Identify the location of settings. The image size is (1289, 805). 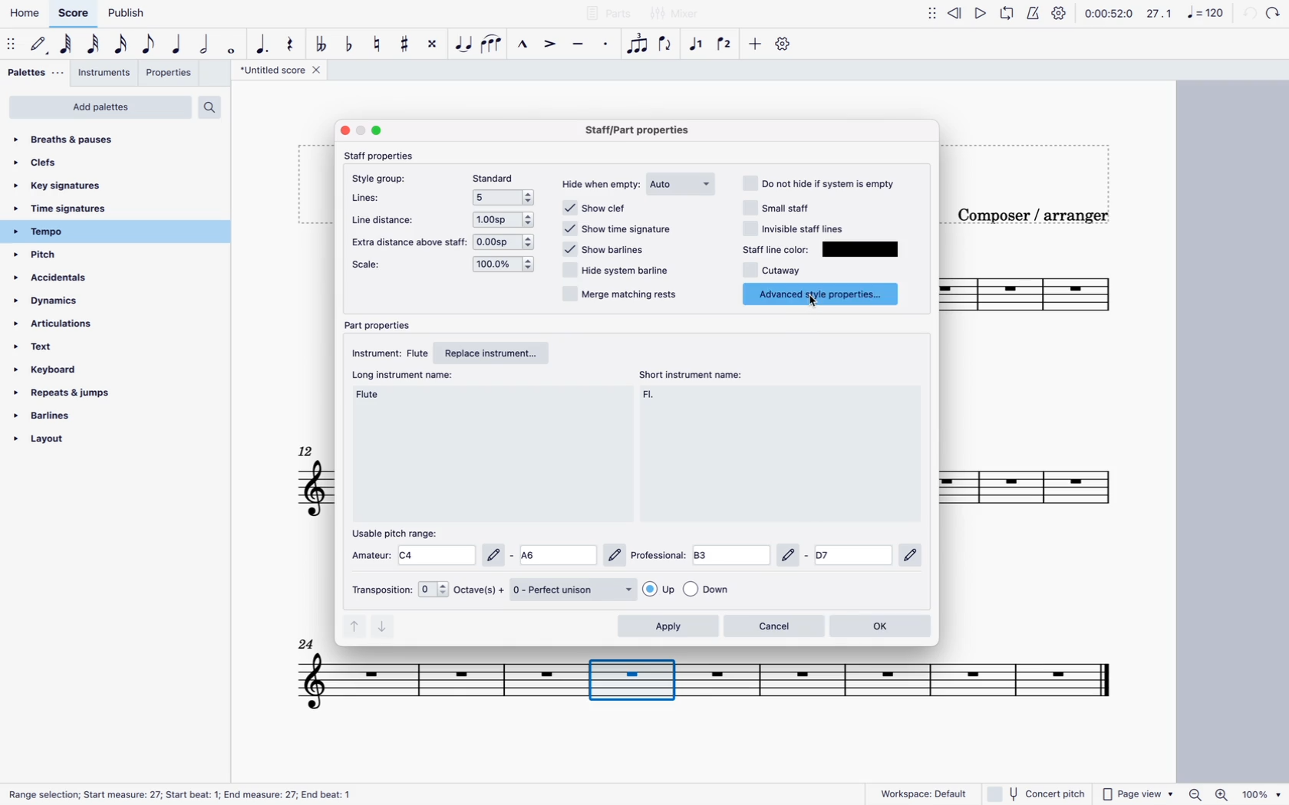
(785, 45).